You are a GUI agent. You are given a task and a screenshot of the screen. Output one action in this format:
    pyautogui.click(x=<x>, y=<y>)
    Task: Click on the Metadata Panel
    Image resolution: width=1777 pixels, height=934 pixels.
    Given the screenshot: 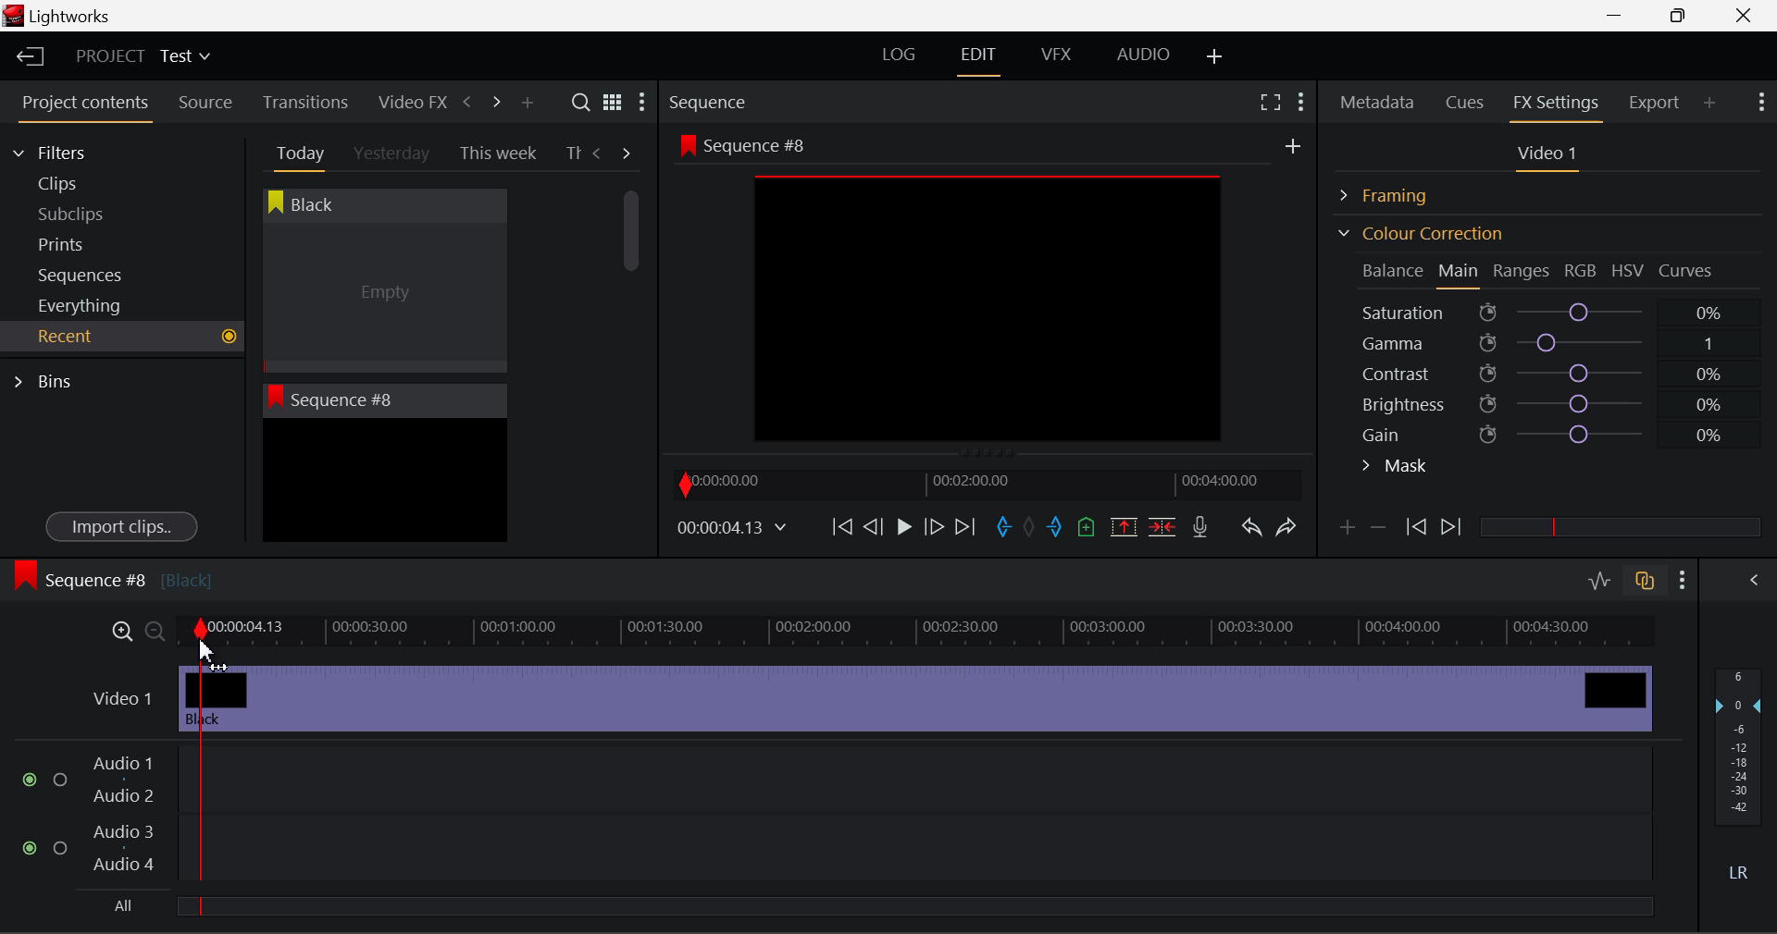 What is the action you would take?
    pyautogui.click(x=1379, y=99)
    